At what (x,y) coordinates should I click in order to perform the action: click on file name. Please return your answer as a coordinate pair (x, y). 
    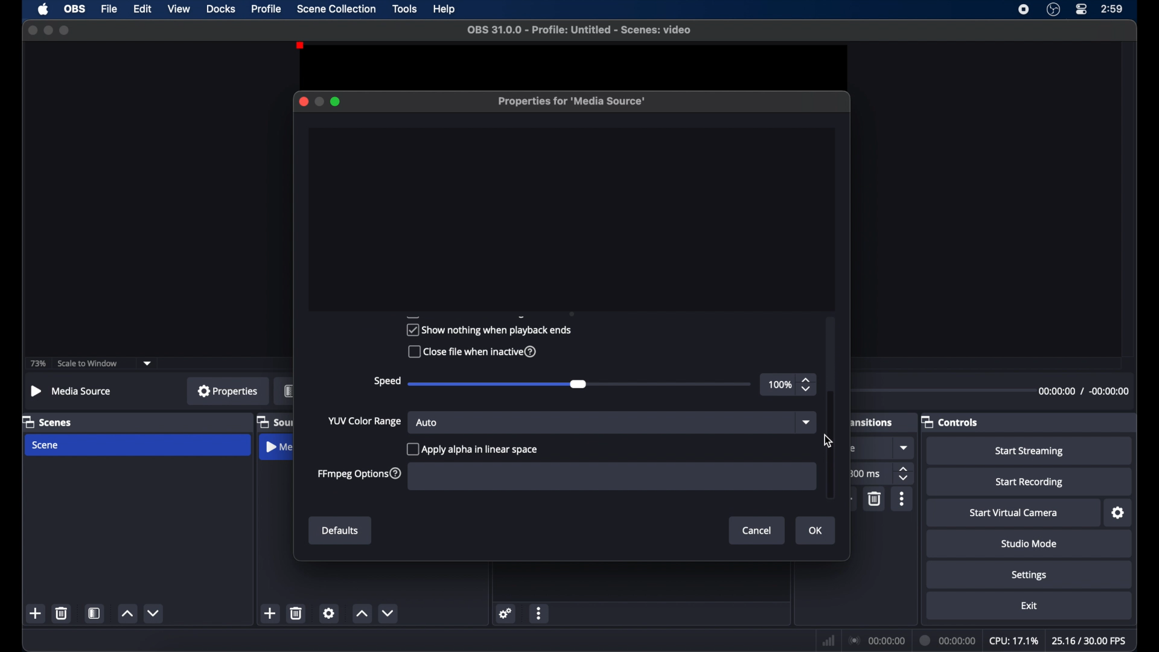
    Looking at the image, I should click on (580, 30).